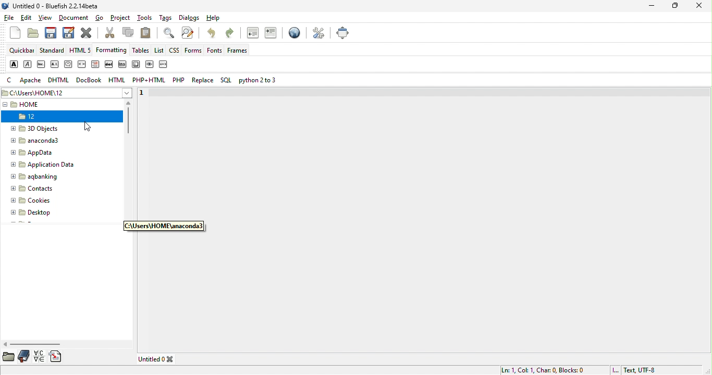 This screenshot has width=712, height=375. What do you see at coordinates (293, 34) in the screenshot?
I see `preview in browser` at bounding box center [293, 34].